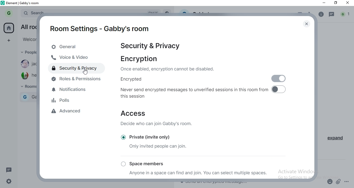 The height and width of the screenshot is (188, 354). What do you see at coordinates (186, 80) in the screenshot?
I see `encrypted` at bounding box center [186, 80].